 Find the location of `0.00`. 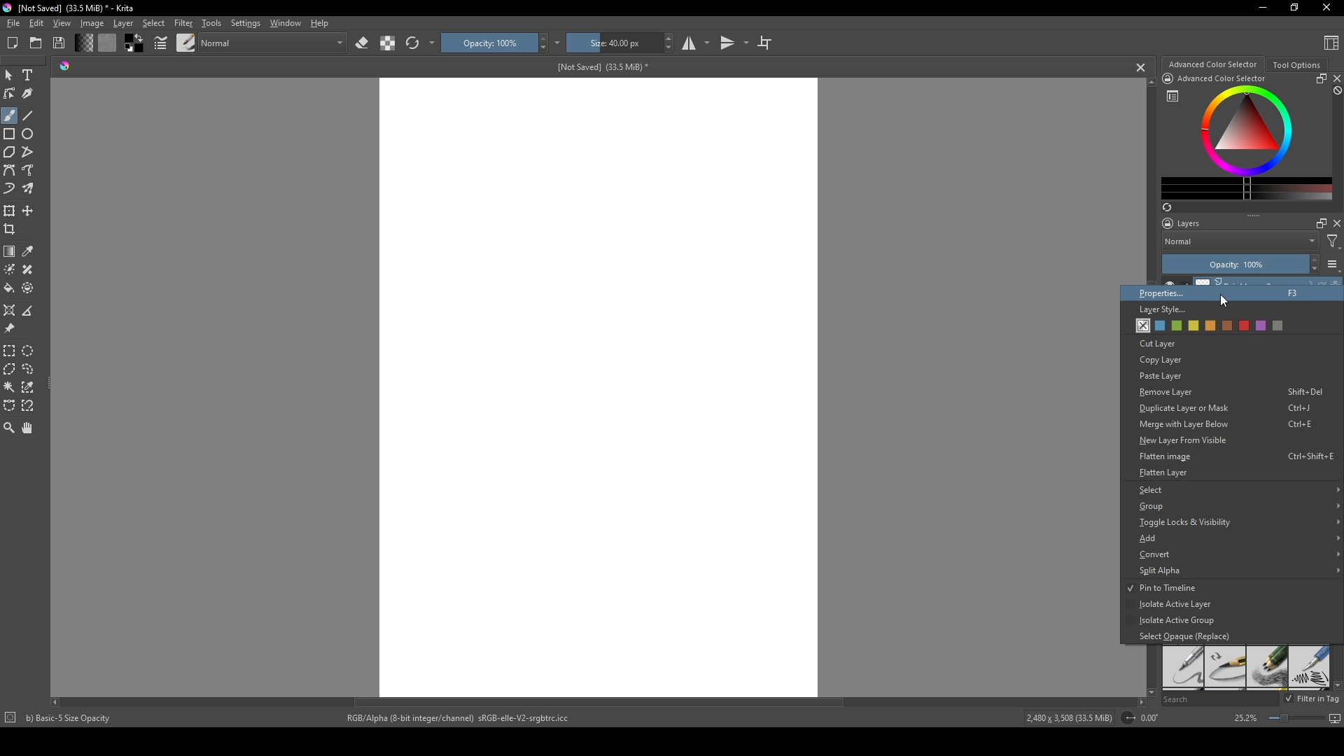

0.00 is located at coordinates (1154, 718).